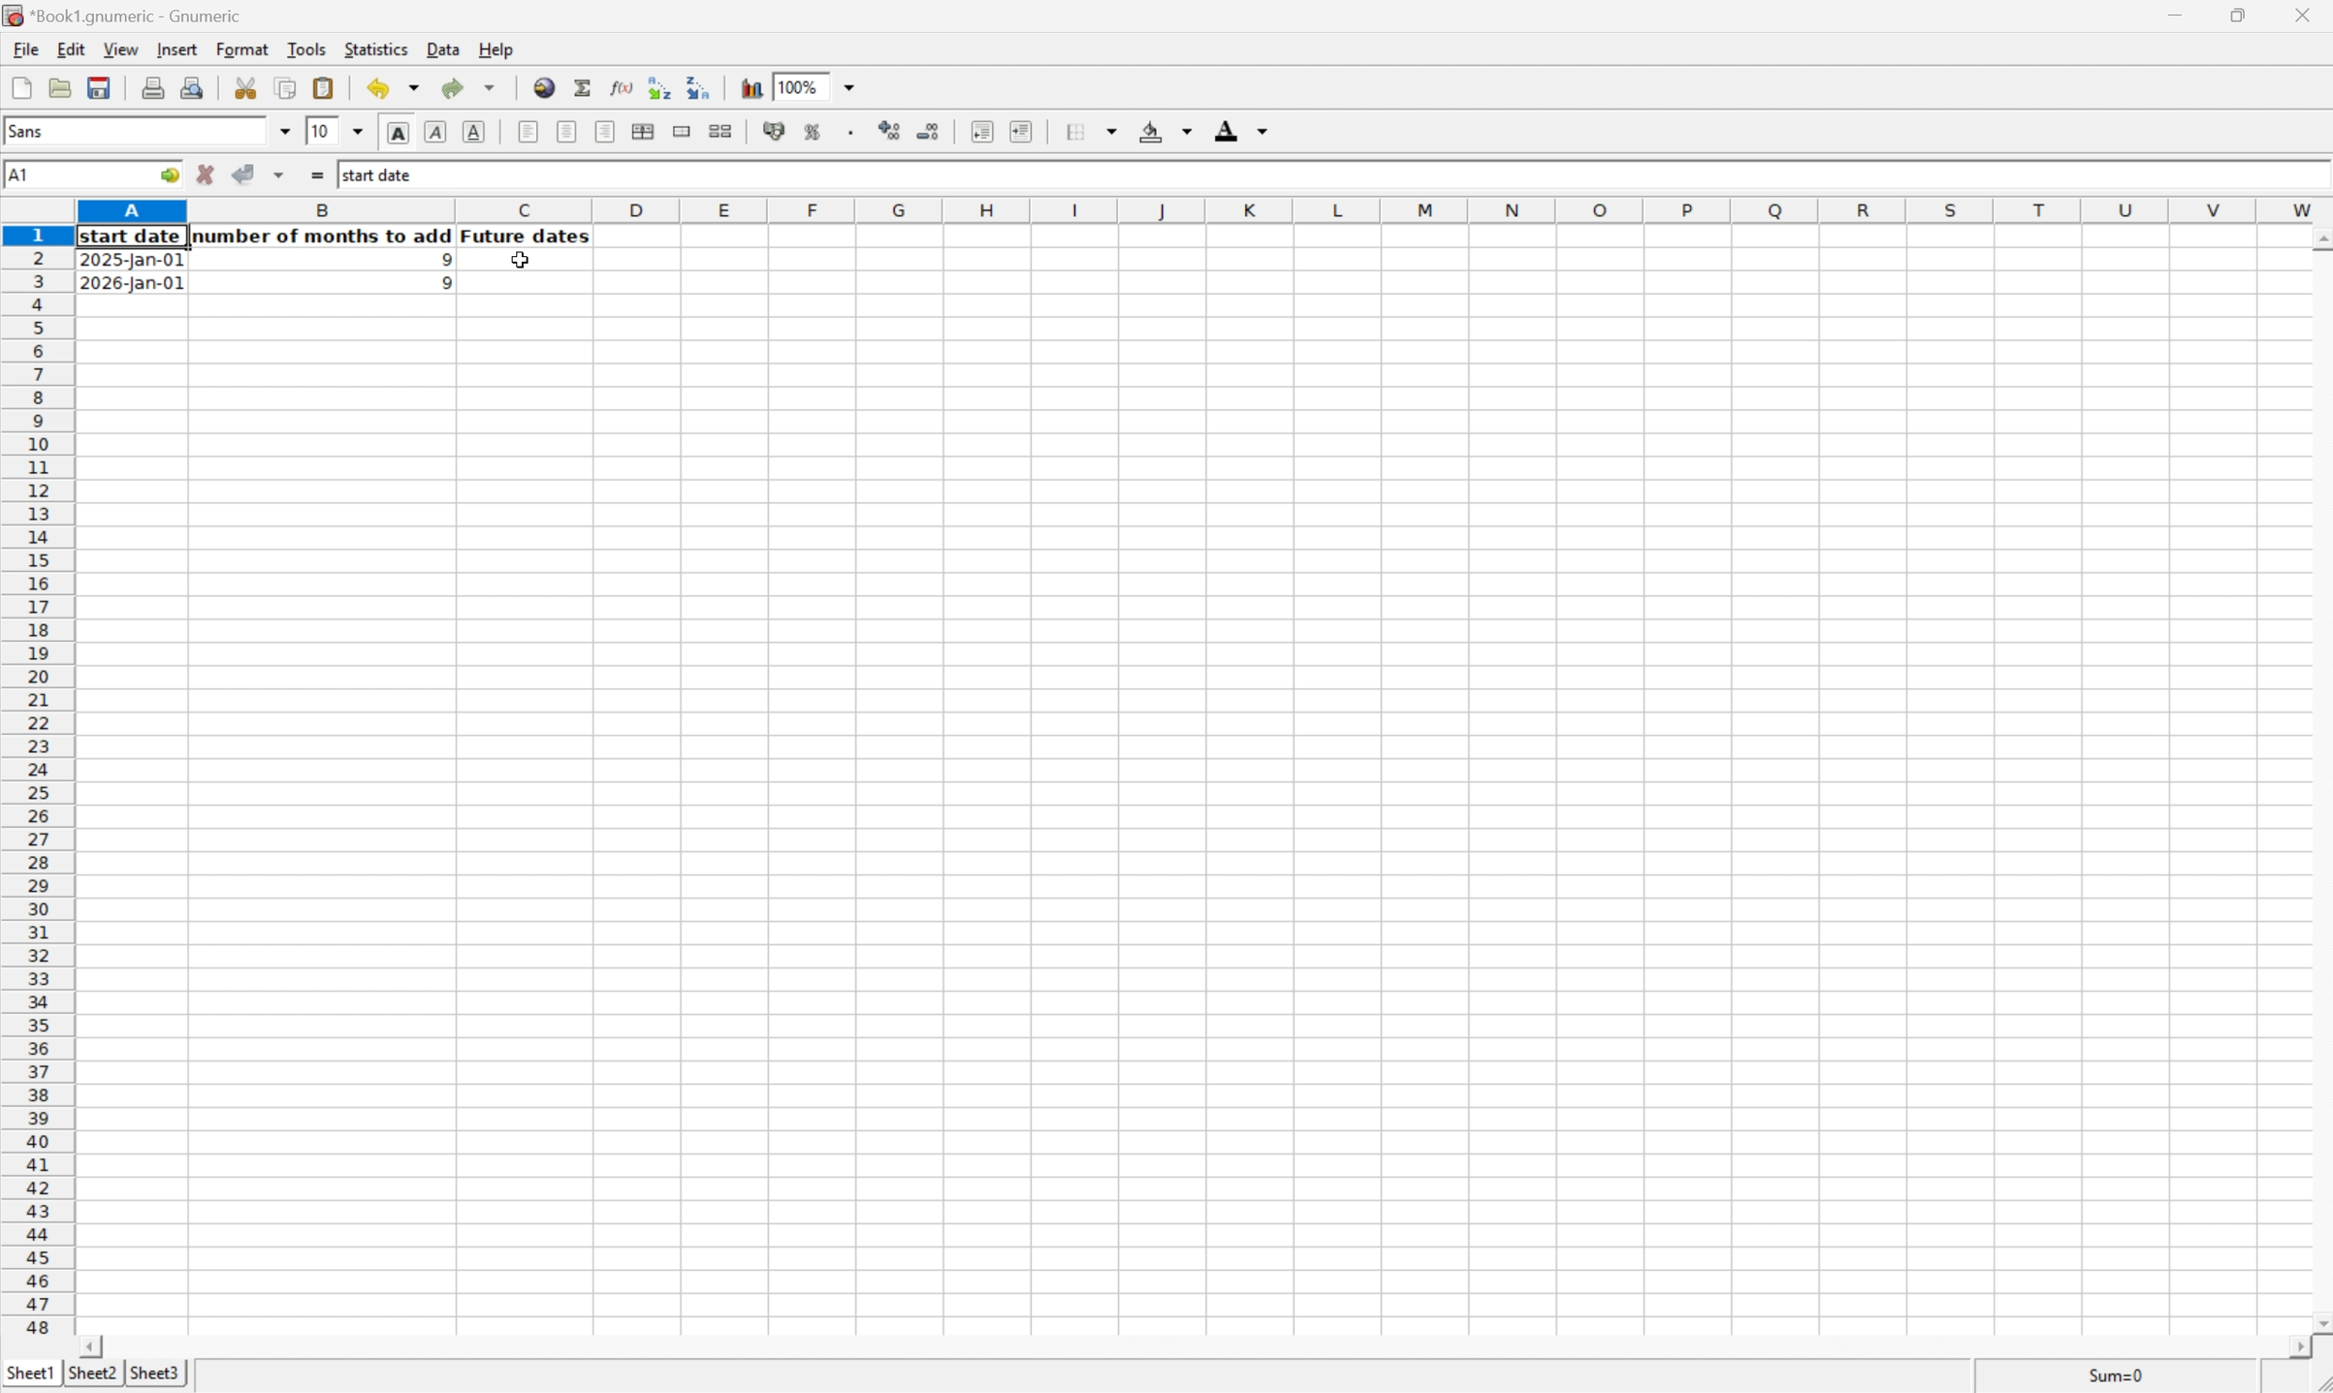 Image resolution: width=2333 pixels, height=1393 pixels. What do you see at coordinates (658, 85) in the screenshot?
I see `Sort the selected region in ascending order based on the first column selected` at bounding box center [658, 85].